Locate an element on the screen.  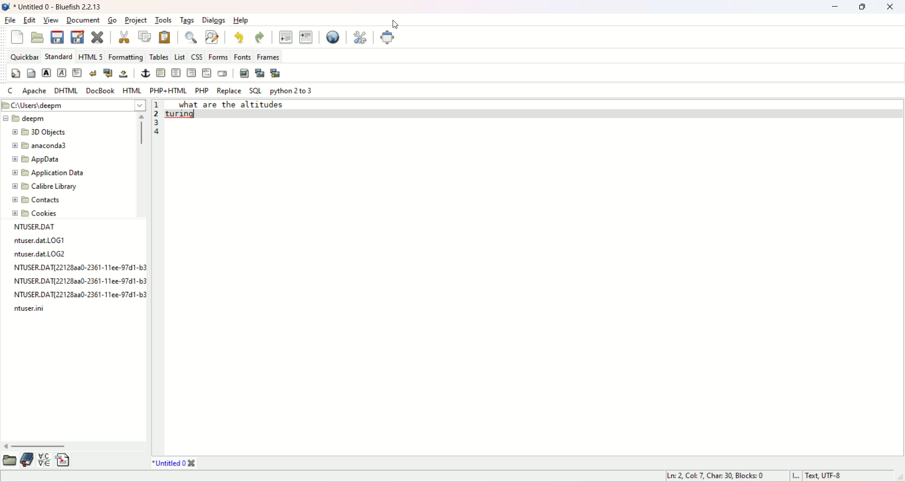
project is located at coordinates (136, 21).